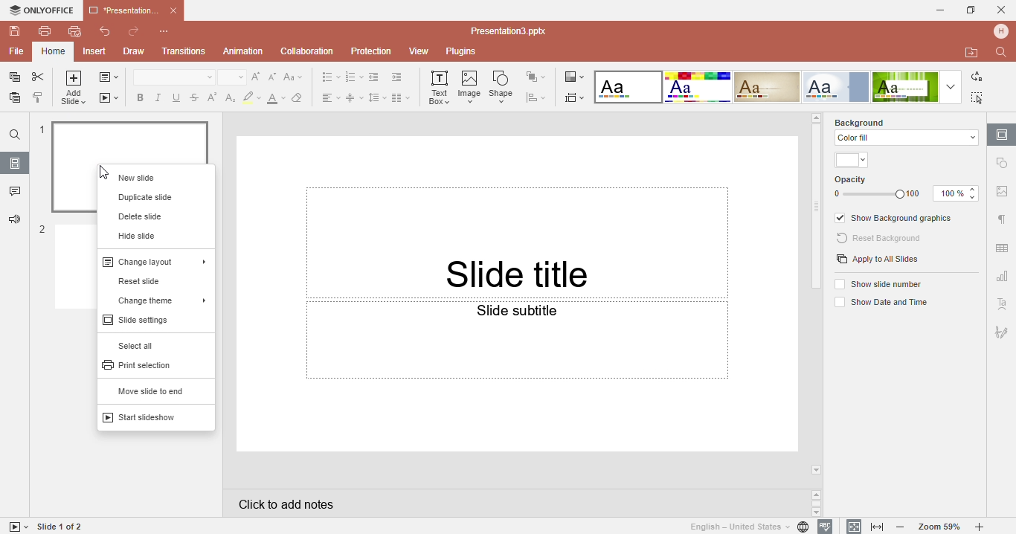 The image size is (1016, 534). I want to click on Paragraph settings, so click(1001, 219).